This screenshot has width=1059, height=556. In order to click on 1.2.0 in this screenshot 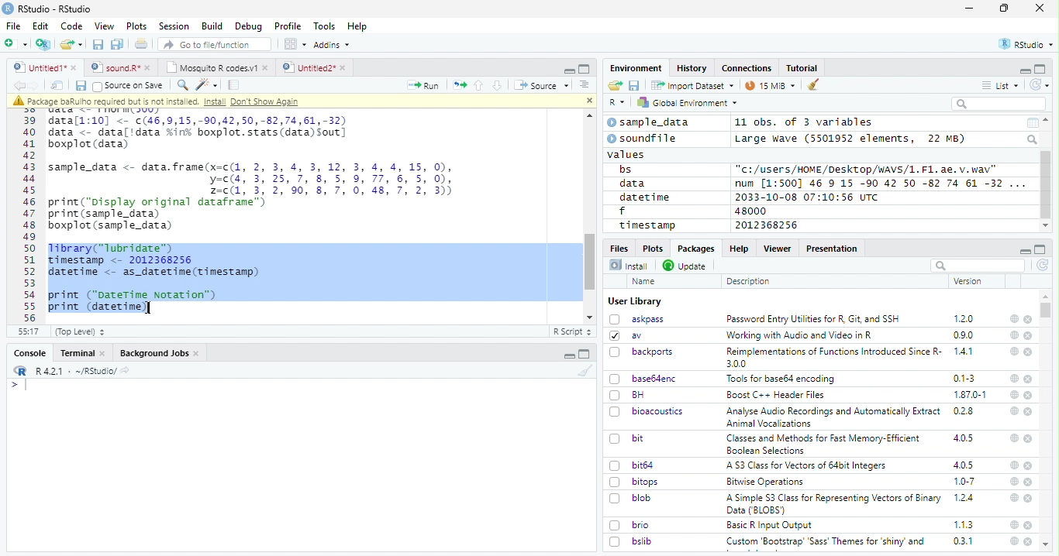, I will do `click(965, 318)`.